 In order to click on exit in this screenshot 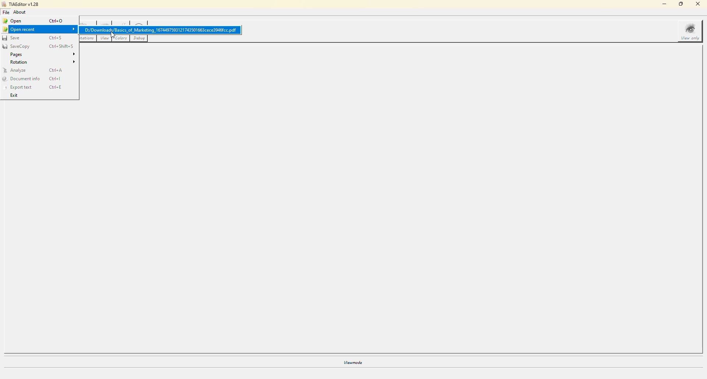, I will do `click(15, 97)`.